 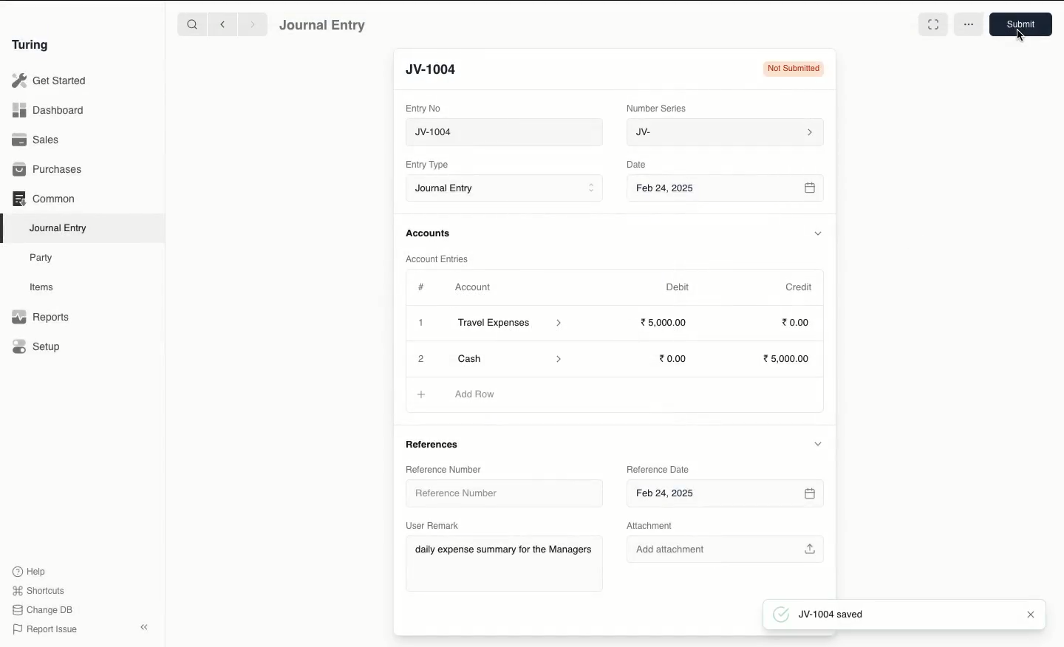 I want to click on Hashtag, so click(x=423, y=287).